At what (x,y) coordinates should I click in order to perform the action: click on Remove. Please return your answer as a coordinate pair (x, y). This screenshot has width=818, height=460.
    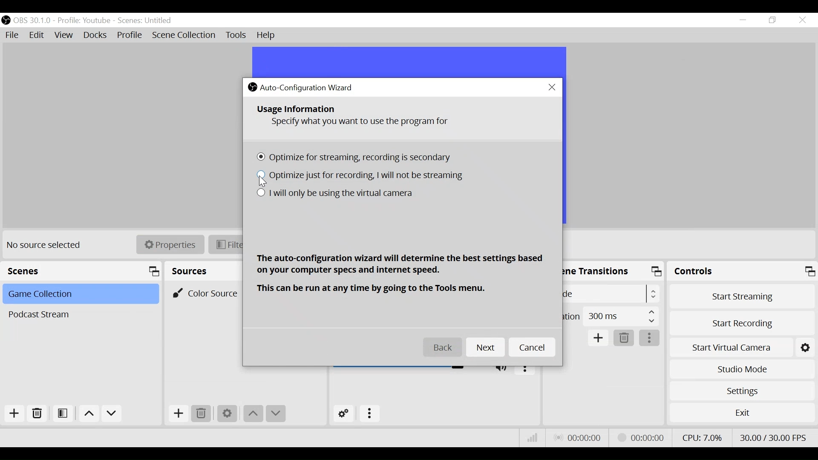
    Looking at the image, I should click on (36, 414).